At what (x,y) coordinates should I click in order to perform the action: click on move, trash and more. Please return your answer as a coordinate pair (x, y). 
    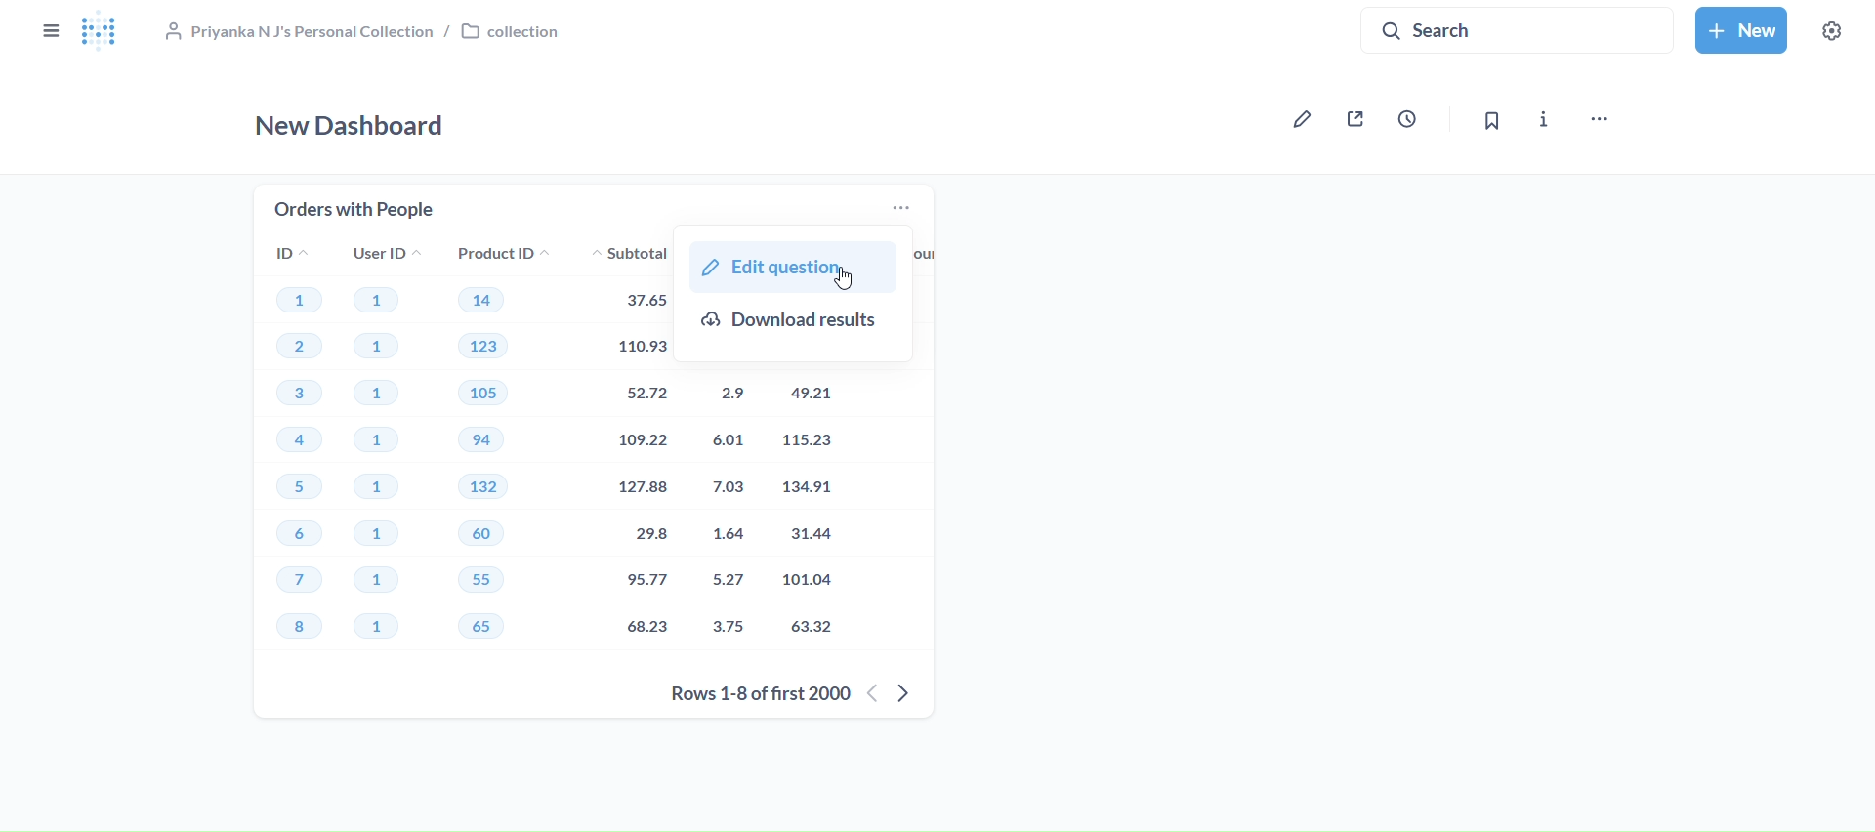
    Looking at the image, I should click on (1603, 118).